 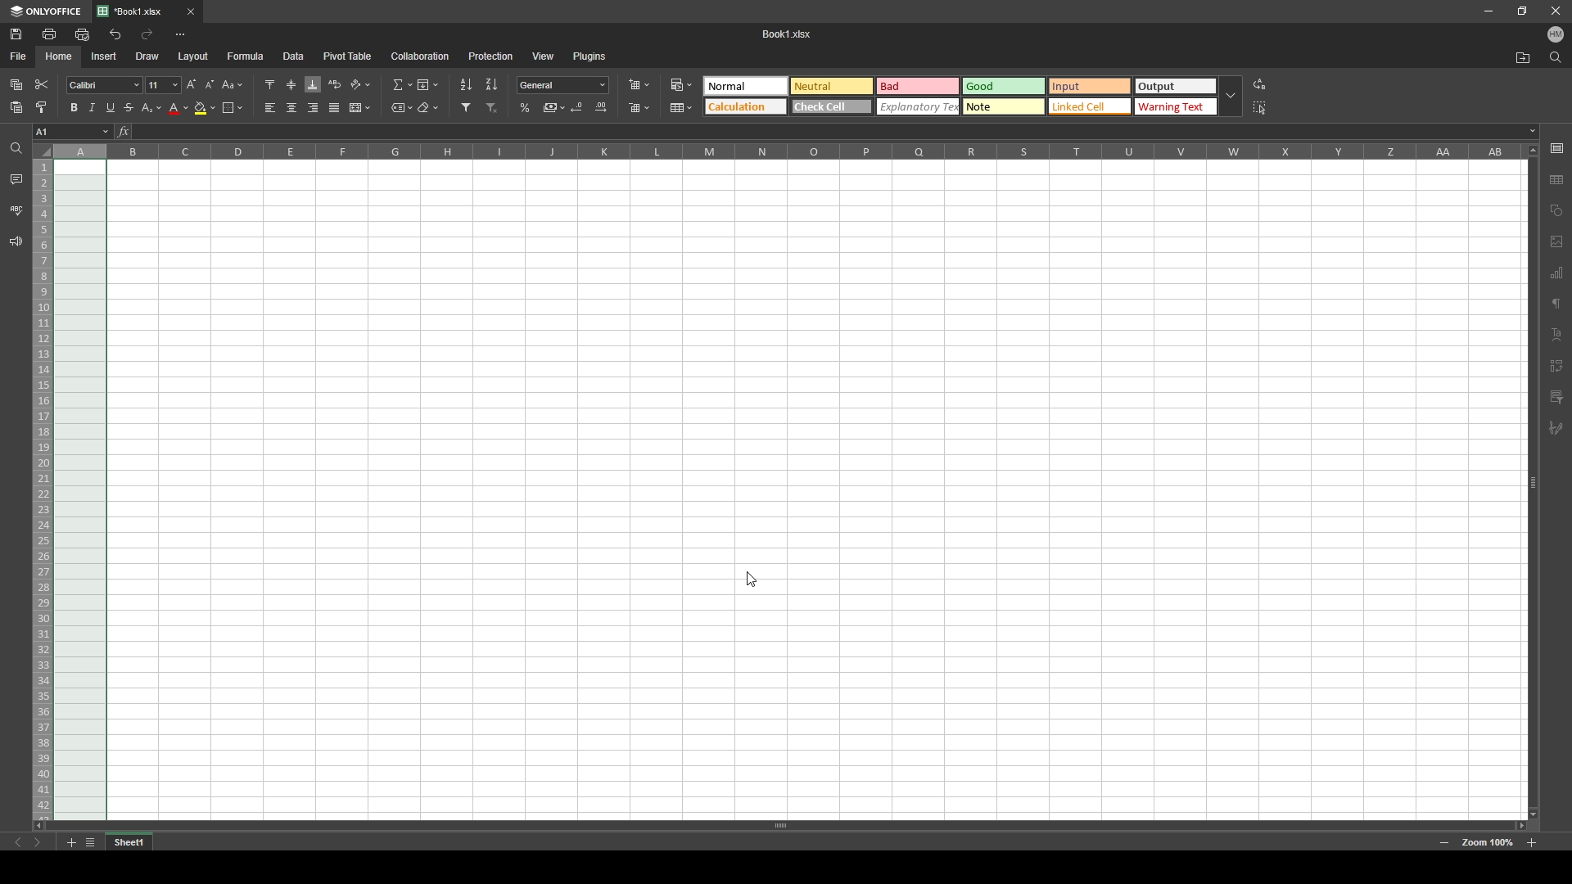 What do you see at coordinates (1231, 97) in the screenshot?
I see `drop down` at bounding box center [1231, 97].